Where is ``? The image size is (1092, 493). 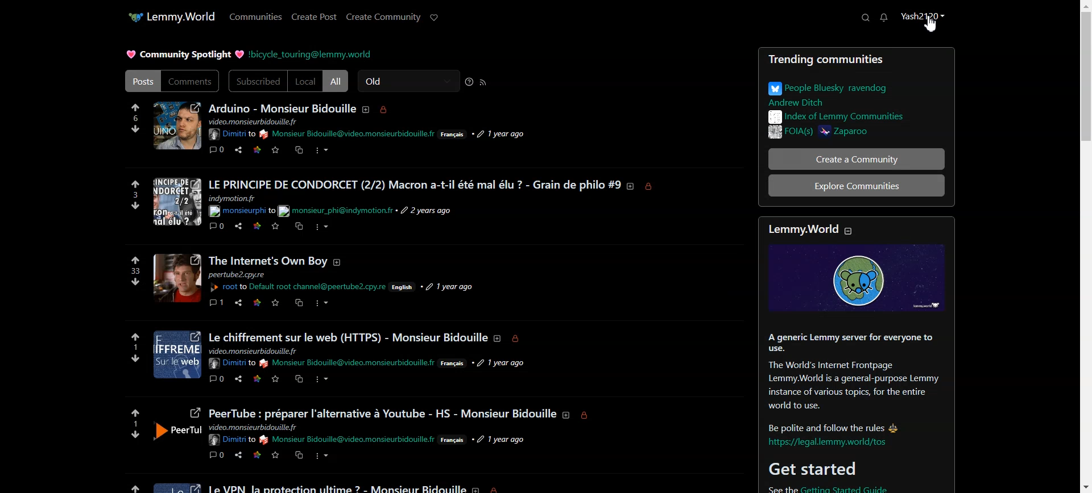
 is located at coordinates (177, 277).